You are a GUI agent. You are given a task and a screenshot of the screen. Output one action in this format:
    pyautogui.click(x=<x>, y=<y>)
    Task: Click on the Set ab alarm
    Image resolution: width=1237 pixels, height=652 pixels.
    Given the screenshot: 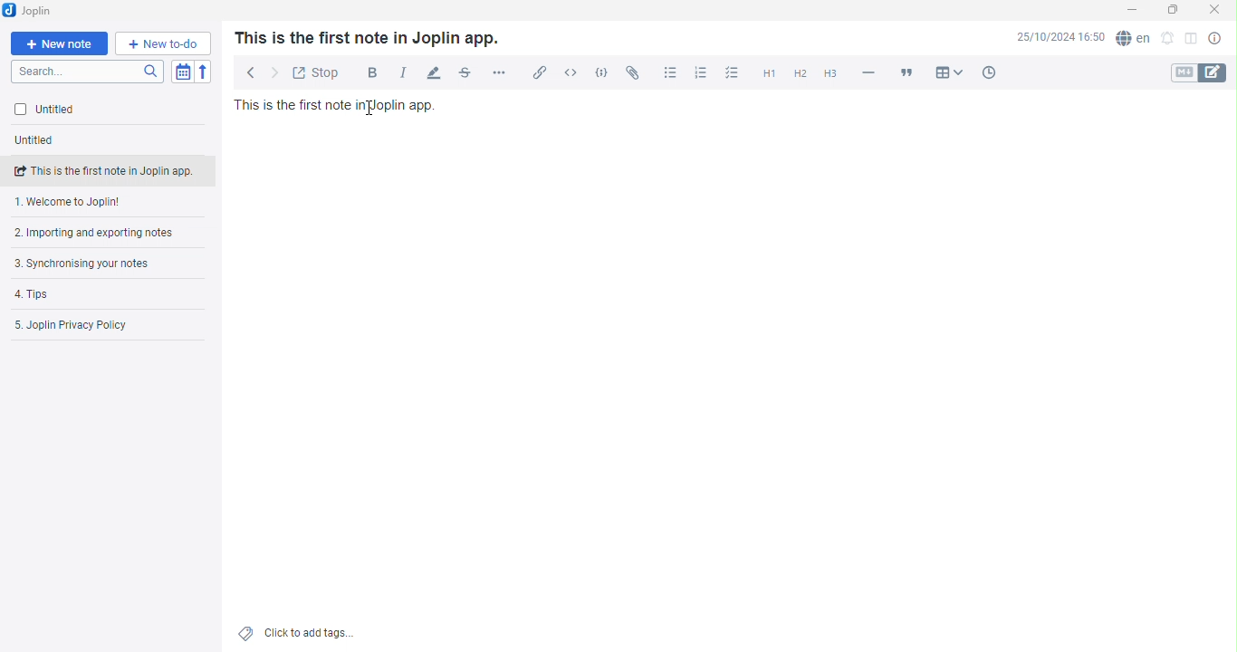 What is the action you would take?
    pyautogui.click(x=1166, y=40)
    